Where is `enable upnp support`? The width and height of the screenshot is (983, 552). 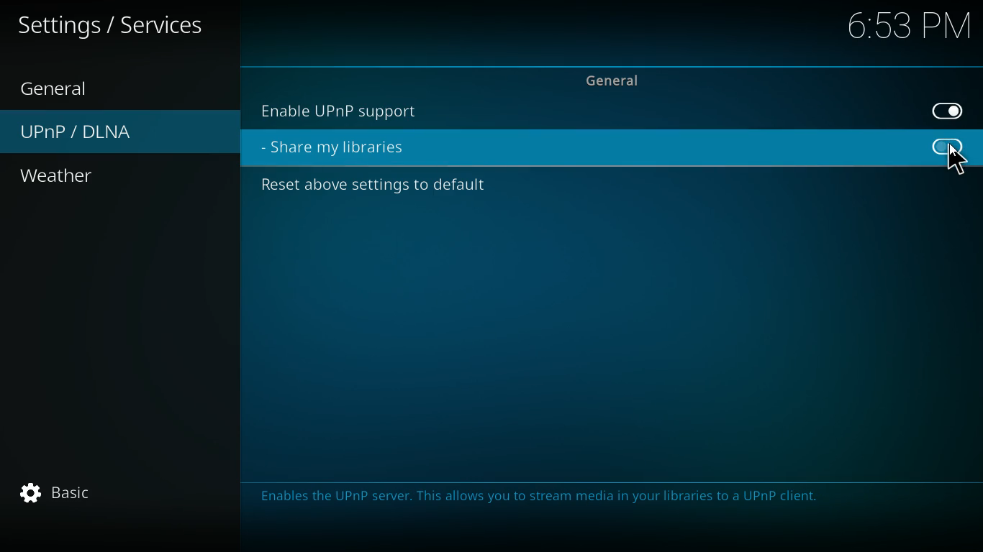
enable upnp support is located at coordinates (357, 109).